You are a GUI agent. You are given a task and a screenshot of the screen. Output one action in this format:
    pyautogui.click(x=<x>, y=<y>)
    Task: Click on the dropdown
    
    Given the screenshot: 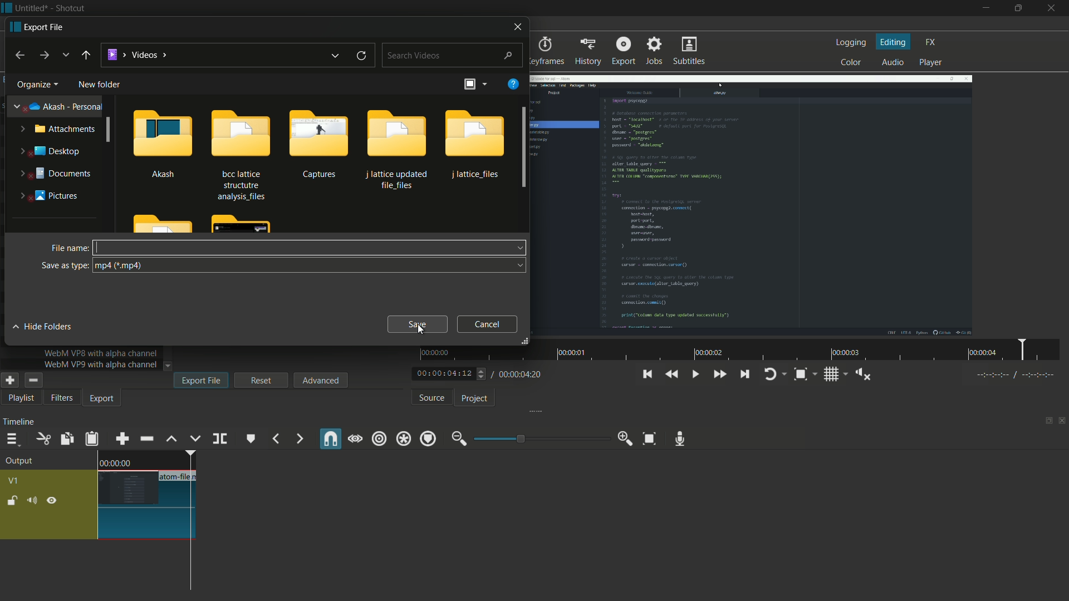 What is the action you would take?
    pyautogui.click(x=518, y=248)
    